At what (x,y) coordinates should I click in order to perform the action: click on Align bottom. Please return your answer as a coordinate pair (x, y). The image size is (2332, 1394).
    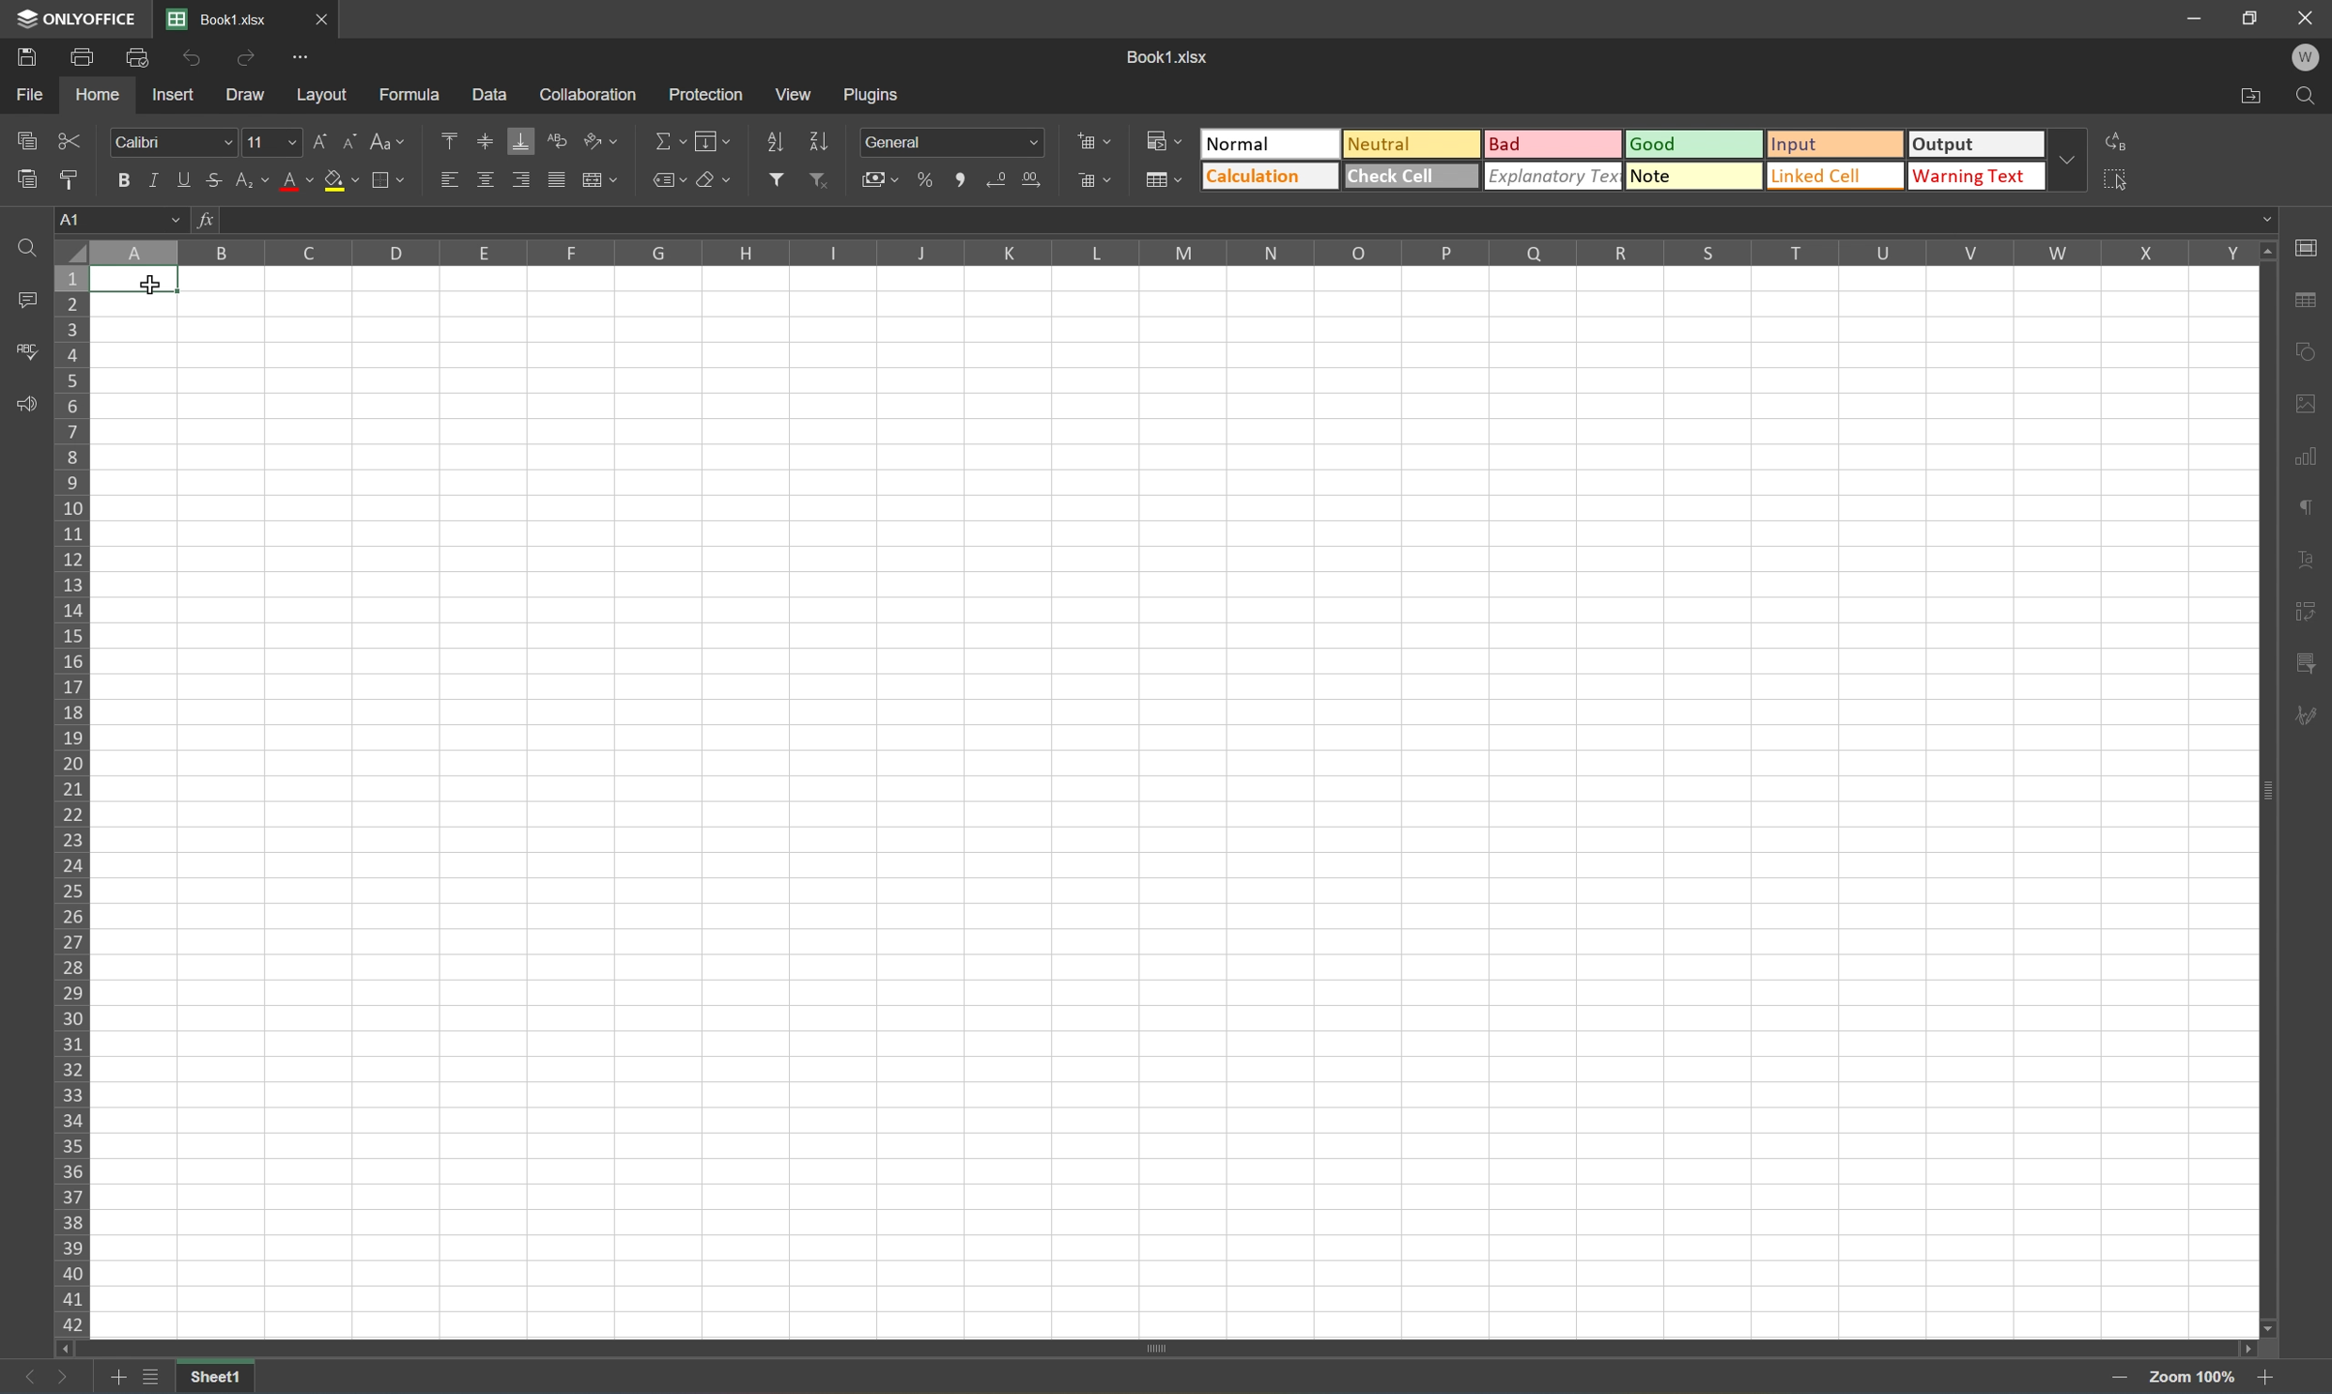
    Looking at the image, I should click on (520, 140).